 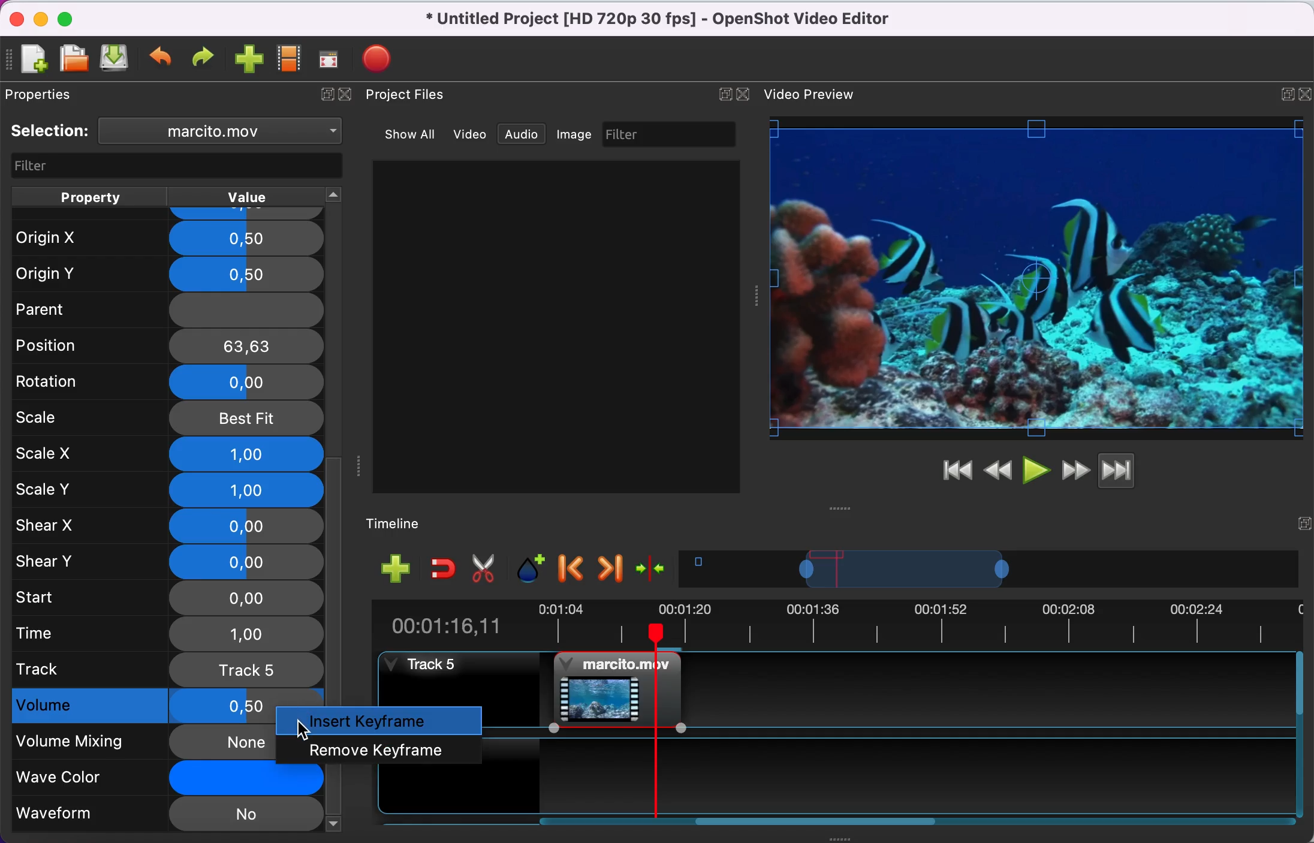 I want to click on properties, so click(x=58, y=97).